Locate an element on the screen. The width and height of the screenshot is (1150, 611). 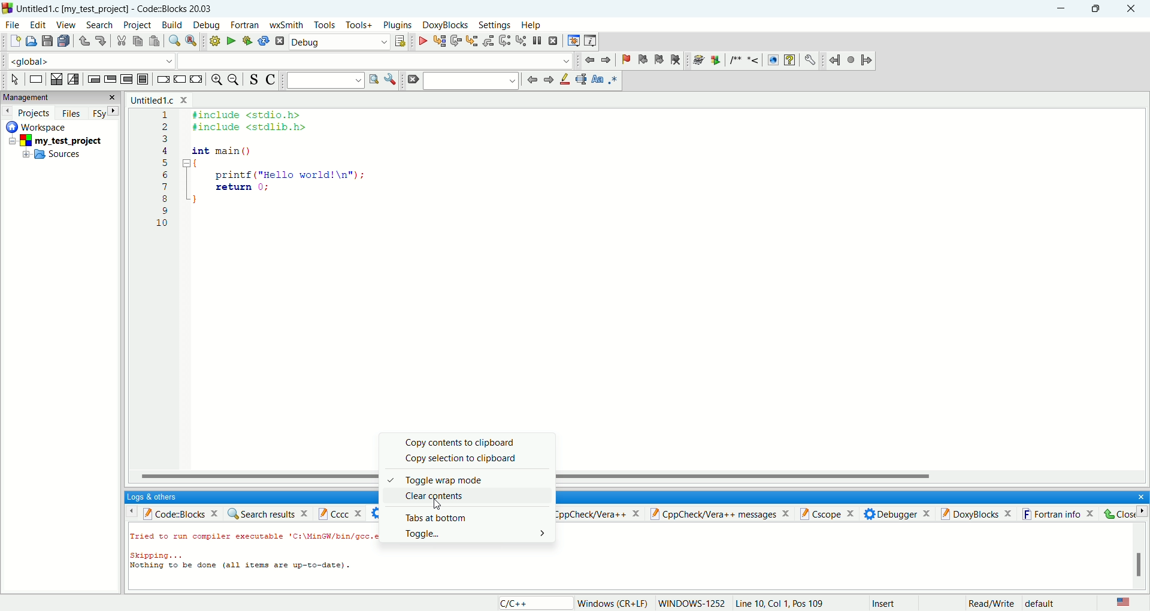
clear content is located at coordinates (468, 497).